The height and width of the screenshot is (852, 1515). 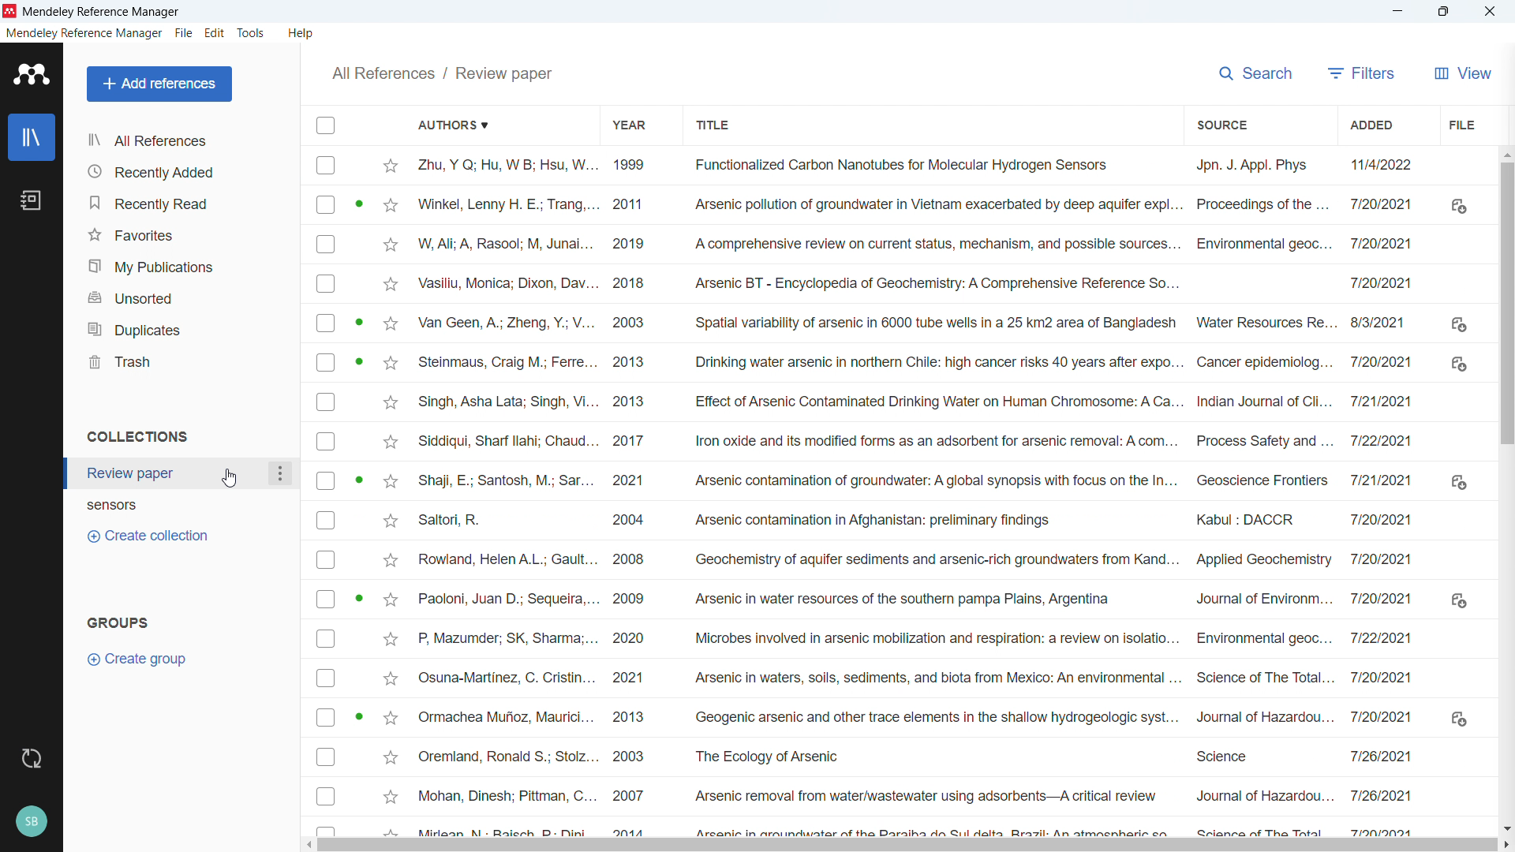 What do you see at coordinates (1219, 124) in the screenshot?
I see `Sort by sources ` at bounding box center [1219, 124].